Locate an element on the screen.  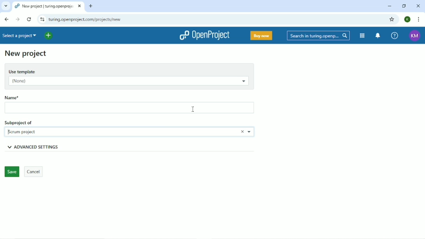
K is located at coordinates (408, 19).